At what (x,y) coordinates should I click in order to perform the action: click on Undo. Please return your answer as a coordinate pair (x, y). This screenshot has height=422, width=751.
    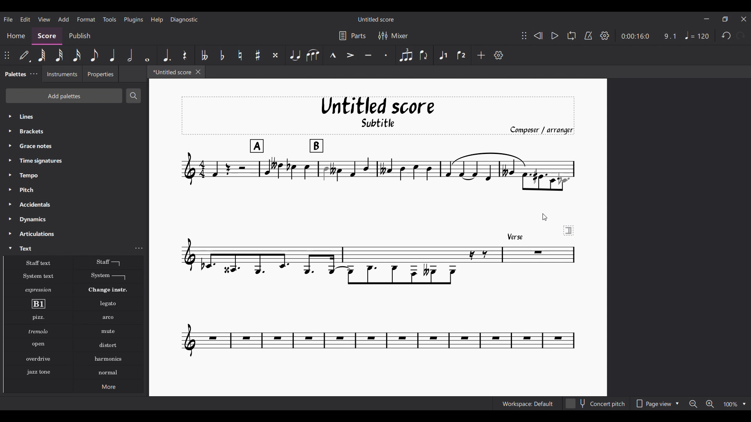
    Looking at the image, I should click on (727, 35).